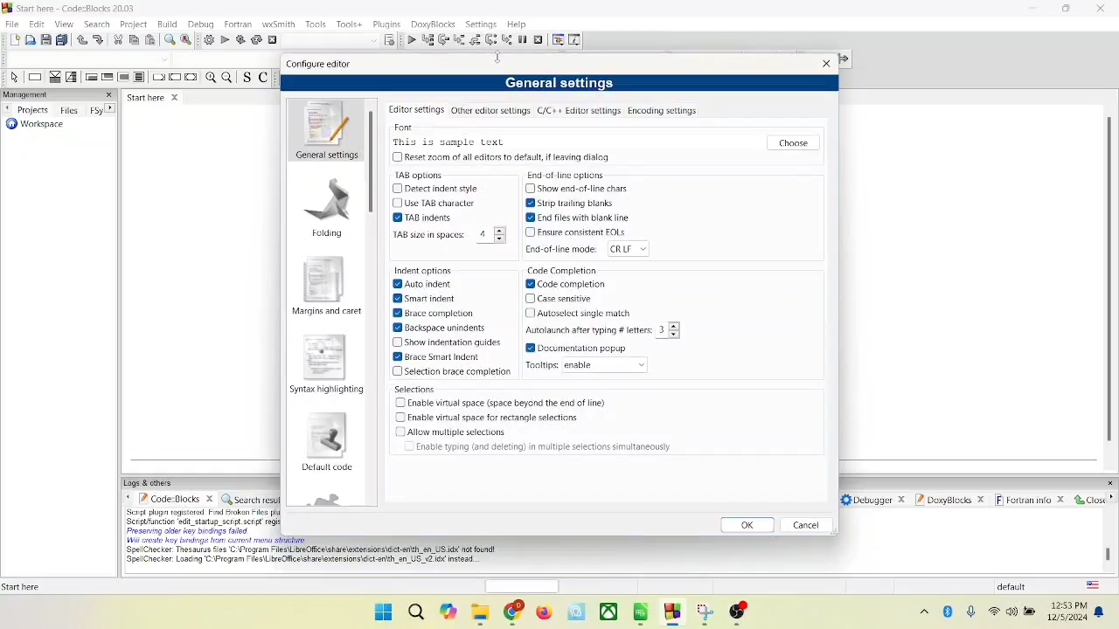  What do you see at coordinates (423, 269) in the screenshot?
I see `indent options` at bounding box center [423, 269].